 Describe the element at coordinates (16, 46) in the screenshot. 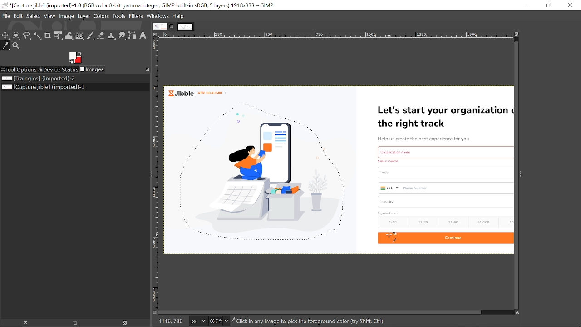

I see `Zoom tool` at that location.